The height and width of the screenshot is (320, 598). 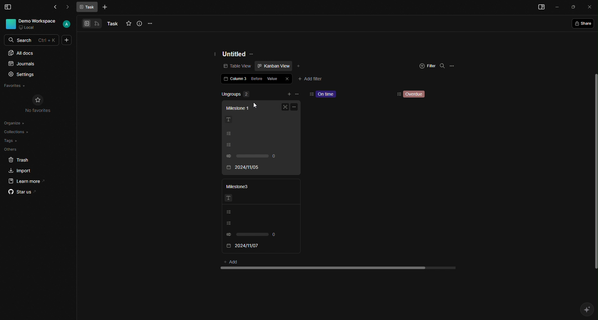 What do you see at coordinates (237, 107) in the screenshot?
I see `Milestone 1` at bounding box center [237, 107].